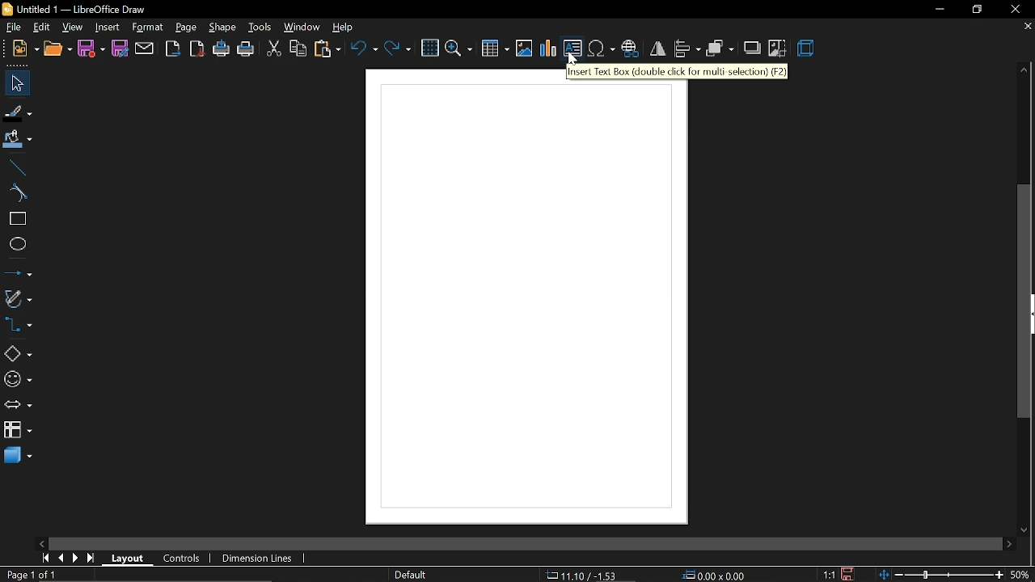  What do you see at coordinates (1024, 575) in the screenshot?
I see `current zoom` at bounding box center [1024, 575].